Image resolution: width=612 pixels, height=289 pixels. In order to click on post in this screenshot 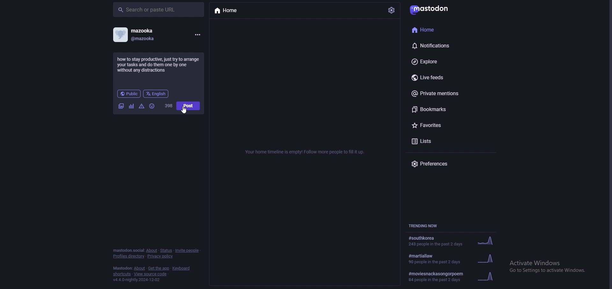, I will do `click(189, 106)`.